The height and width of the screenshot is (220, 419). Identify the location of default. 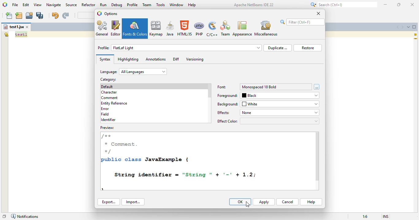
(108, 86).